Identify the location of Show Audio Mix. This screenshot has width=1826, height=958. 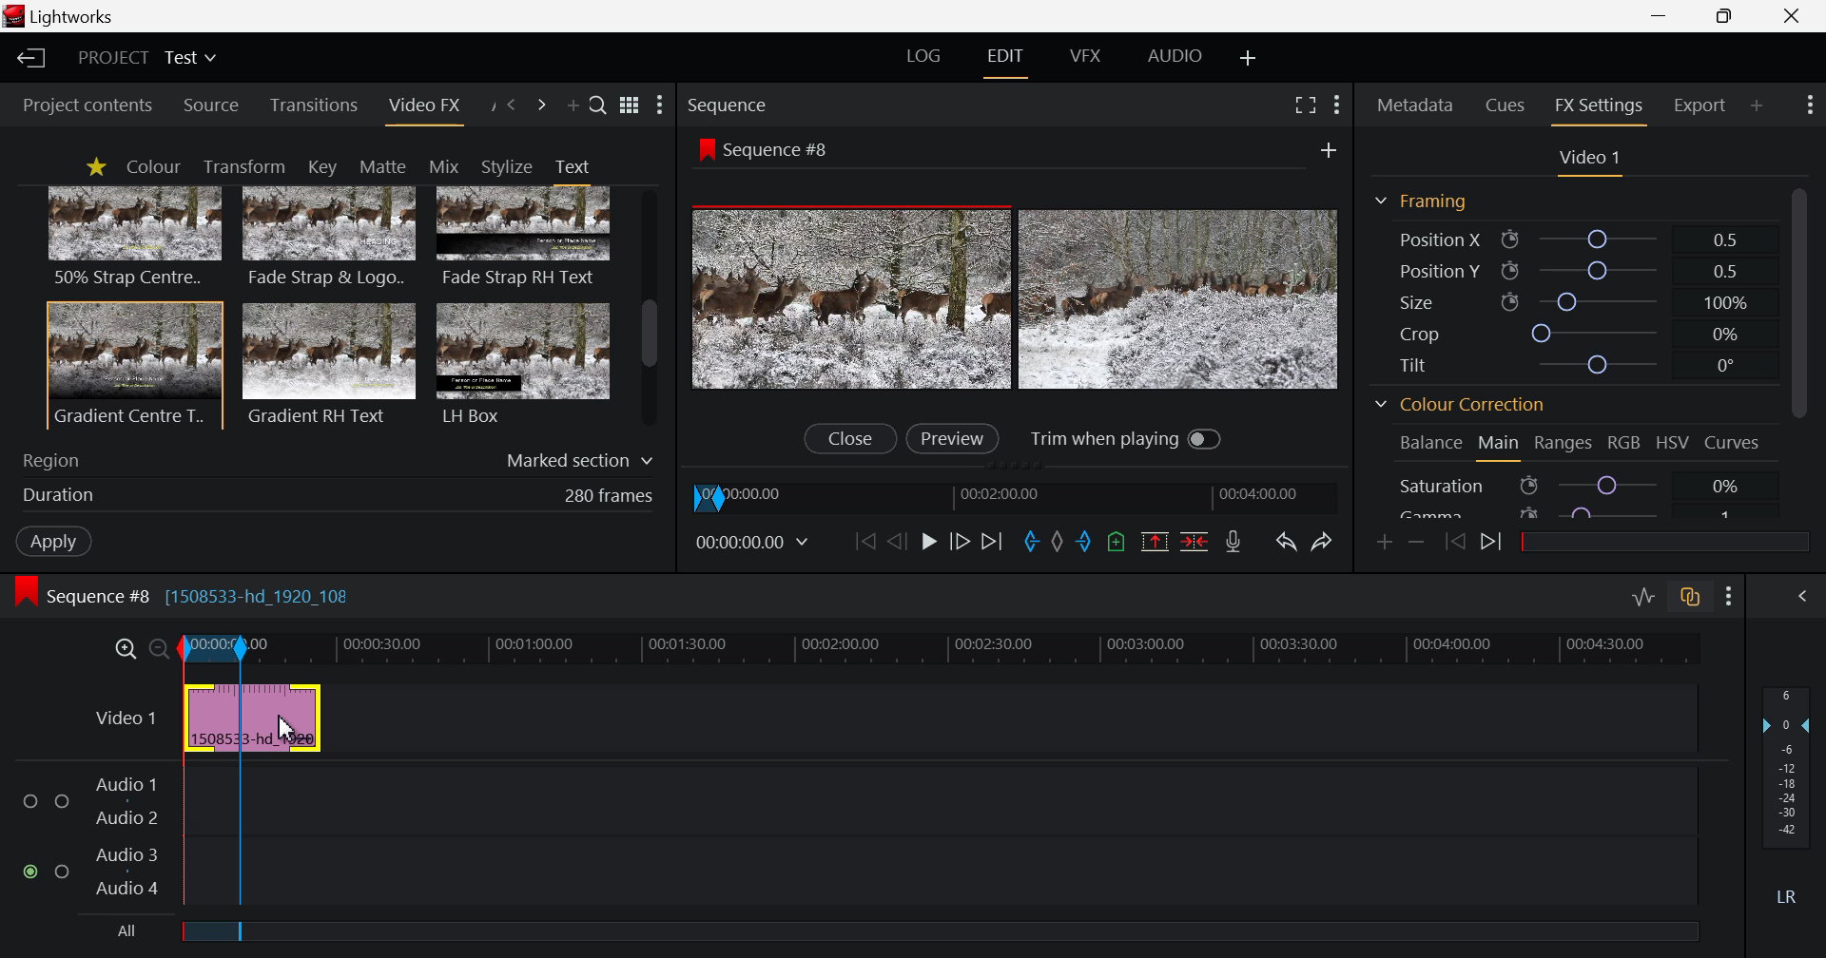
(1807, 597).